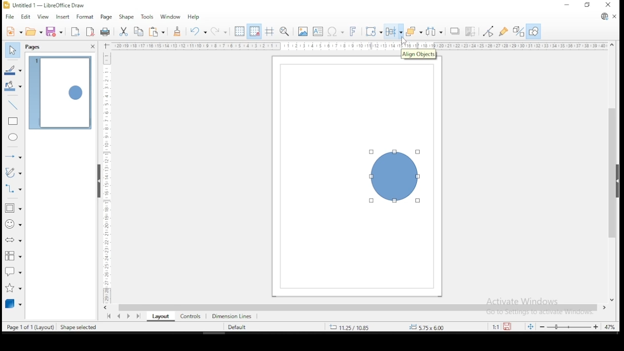 Image resolution: width=624 pixels, height=351 pixels. I want to click on fir document to window, so click(529, 326).